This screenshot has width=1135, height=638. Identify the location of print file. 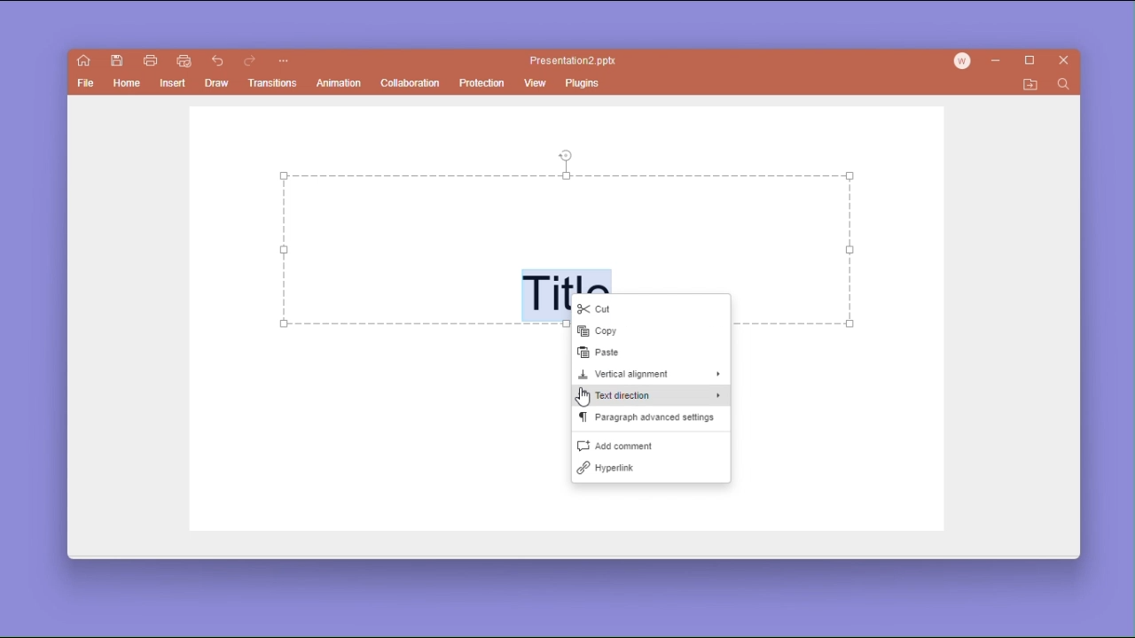
(150, 59).